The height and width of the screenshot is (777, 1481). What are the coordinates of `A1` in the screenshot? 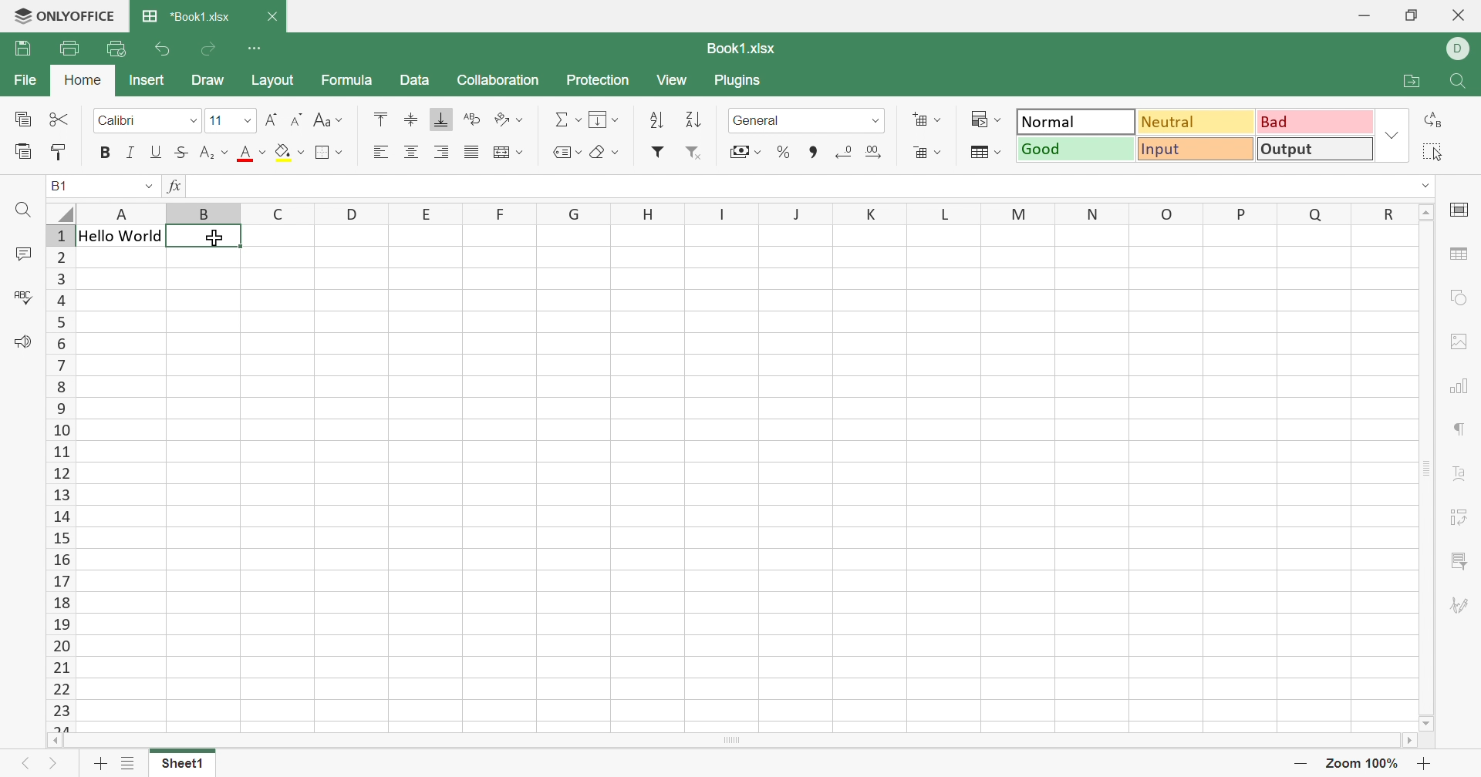 It's located at (66, 185).